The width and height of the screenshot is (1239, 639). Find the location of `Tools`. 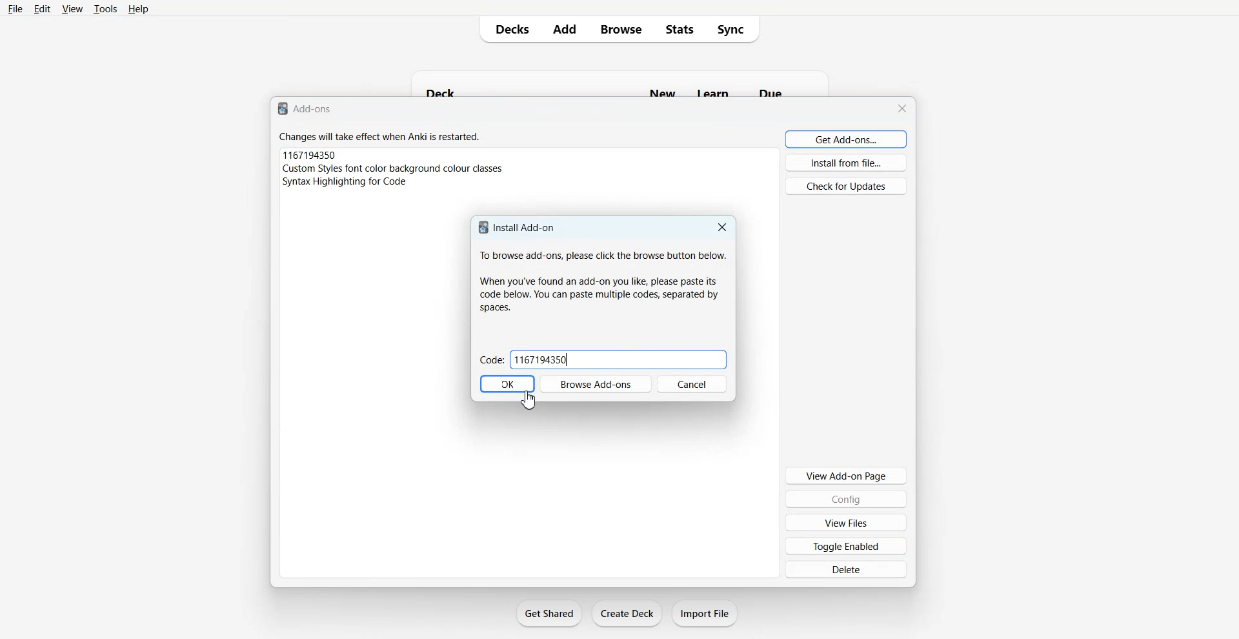

Tools is located at coordinates (105, 9).